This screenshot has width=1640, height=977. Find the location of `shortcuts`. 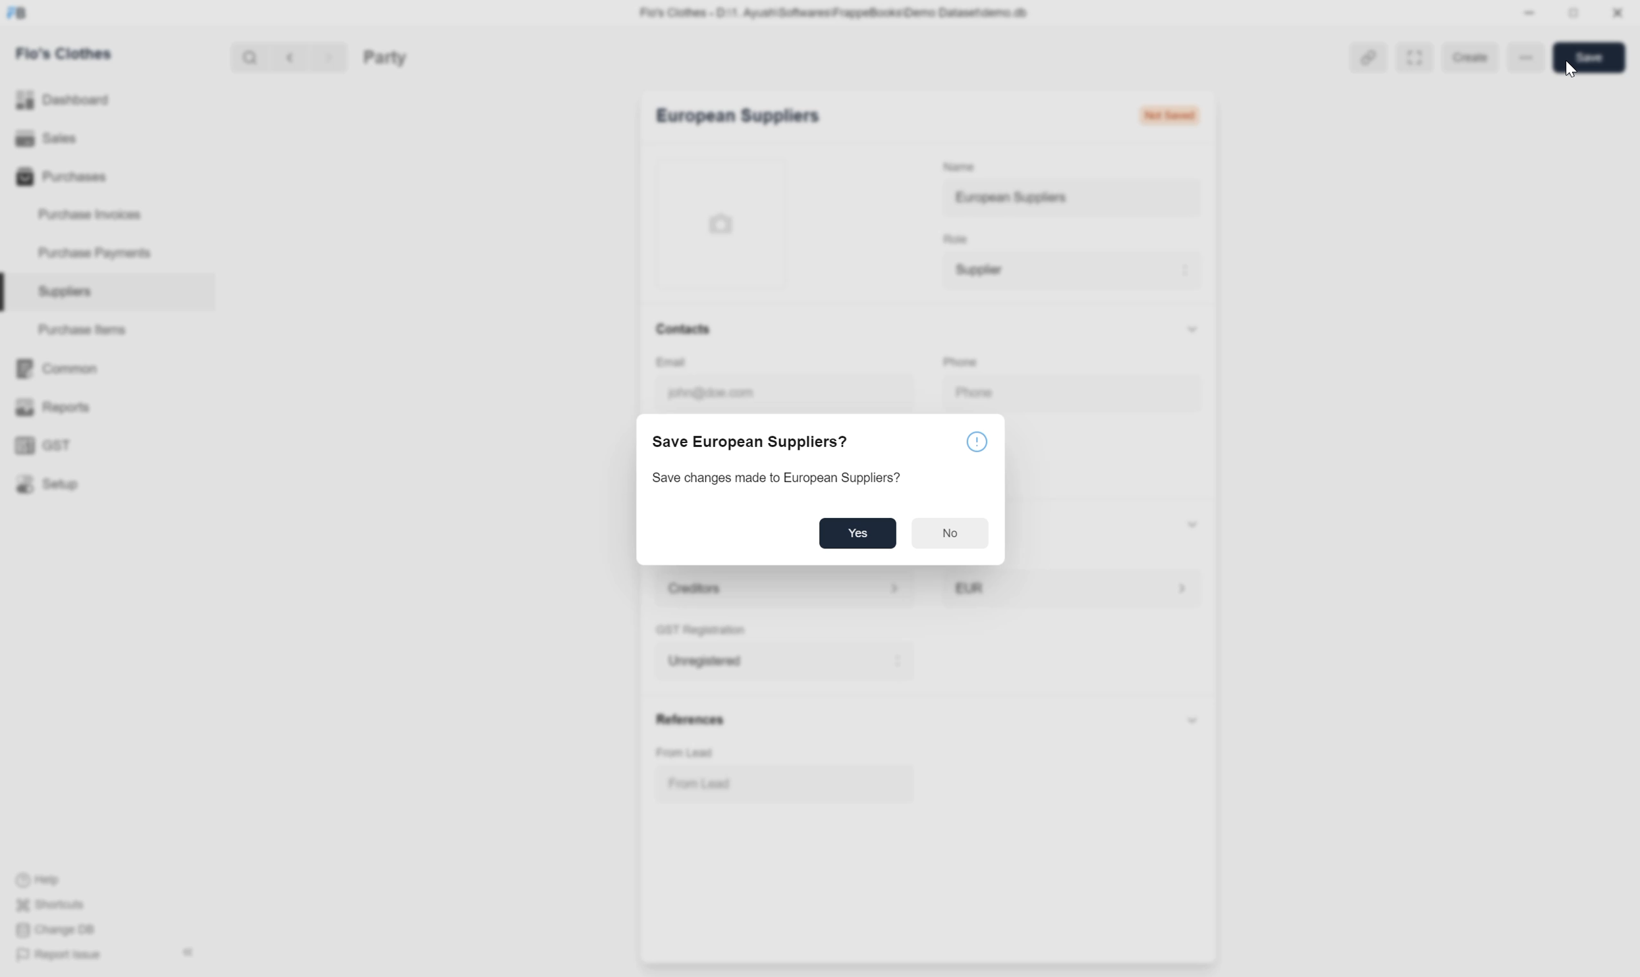

shortcuts is located at coordinates (49, 907).